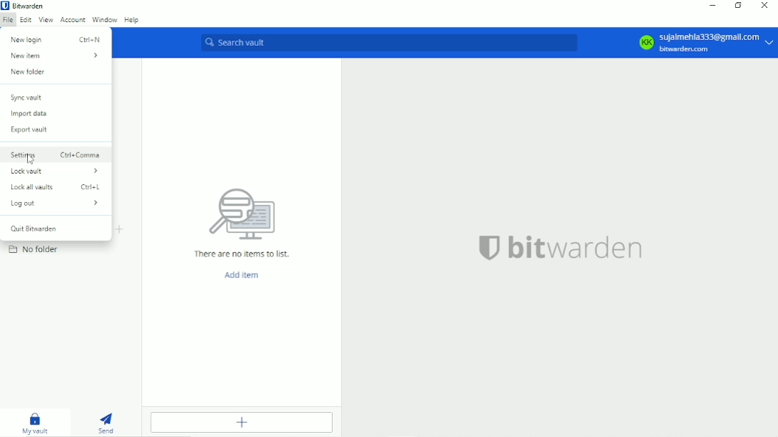 The image size is (778, 437). I want to click on Account, so click(73, 20).